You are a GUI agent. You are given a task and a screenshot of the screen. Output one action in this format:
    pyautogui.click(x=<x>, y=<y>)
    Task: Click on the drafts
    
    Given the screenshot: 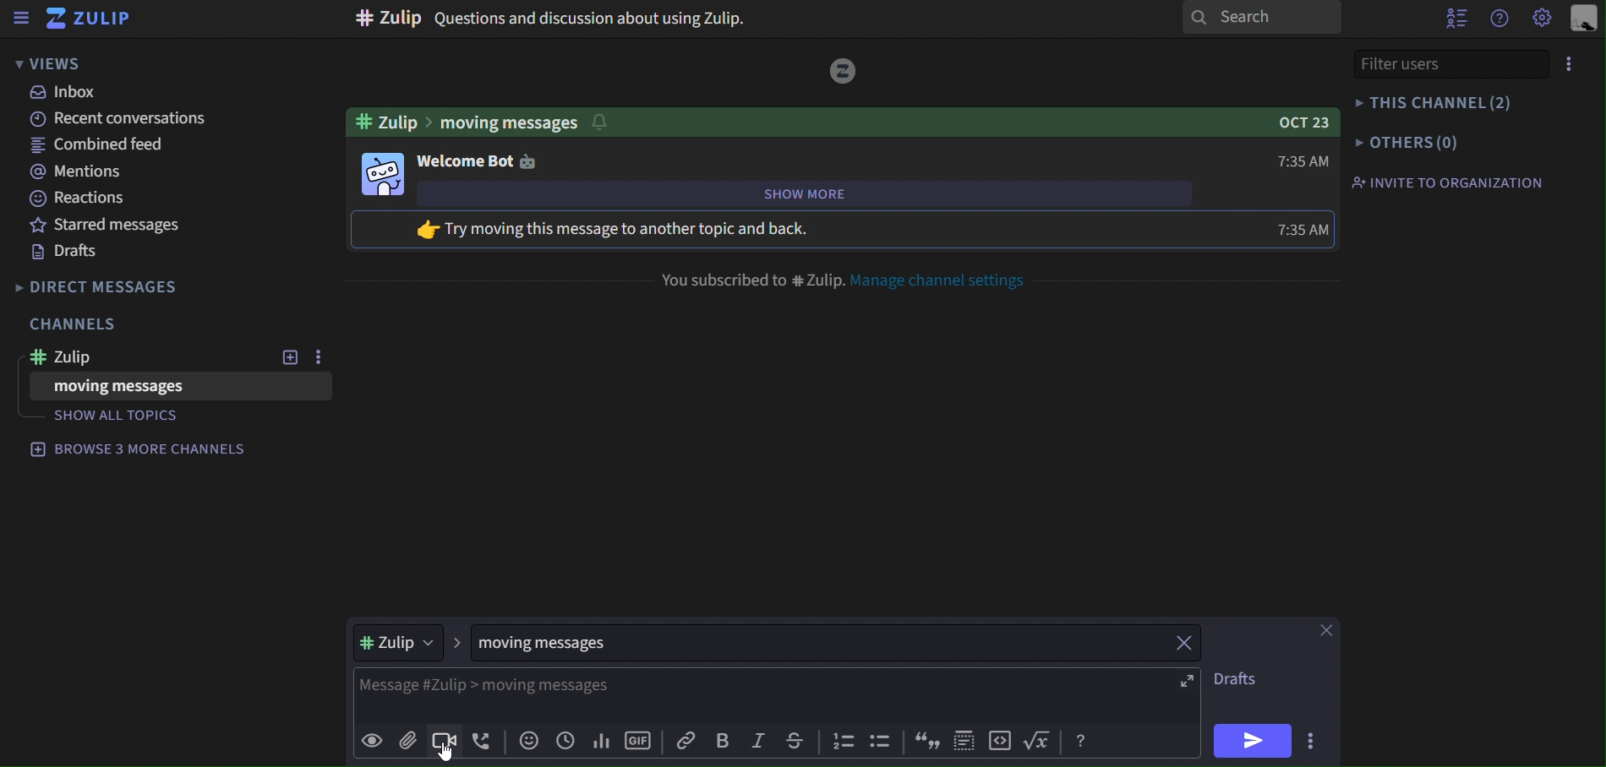 What is the action you would take?
    pyautogui.click(x=1246, y=677)
    